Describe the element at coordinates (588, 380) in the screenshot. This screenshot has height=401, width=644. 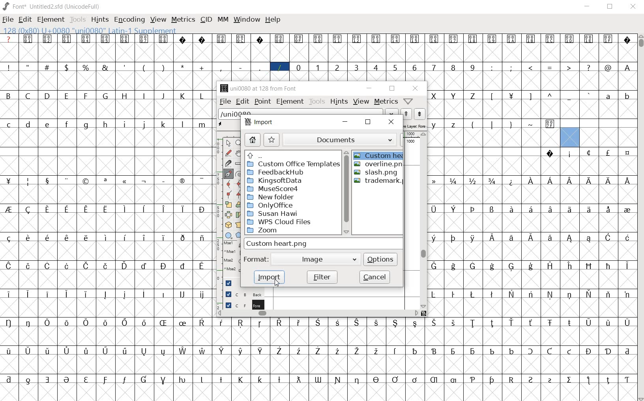
I see `glyph` at that location.